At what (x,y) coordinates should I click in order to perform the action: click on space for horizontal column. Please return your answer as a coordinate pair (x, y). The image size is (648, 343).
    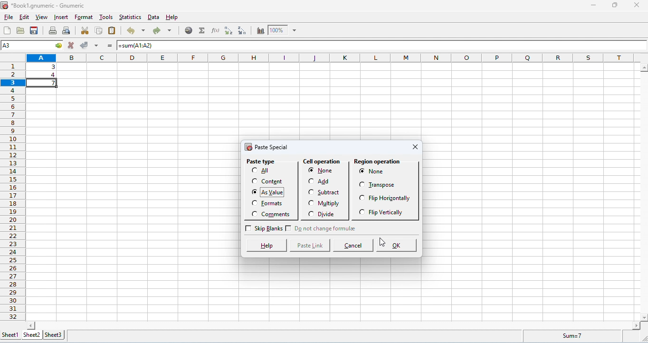
    Looking at the image, I should click on (333, 325).